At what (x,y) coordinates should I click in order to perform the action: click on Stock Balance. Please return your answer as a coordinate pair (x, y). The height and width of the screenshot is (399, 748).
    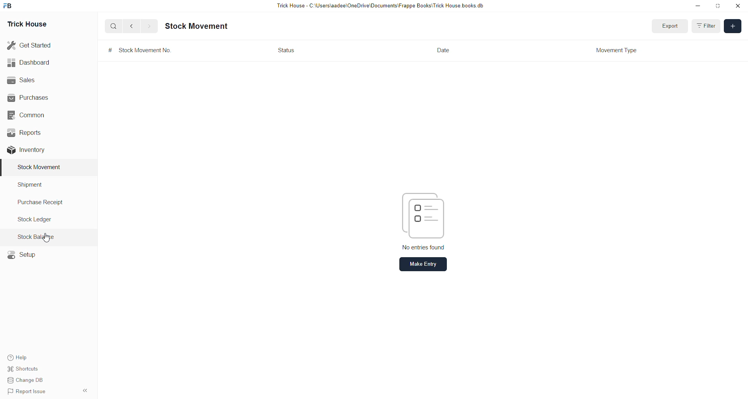
    Looking at the image, I should click on (37, 237).